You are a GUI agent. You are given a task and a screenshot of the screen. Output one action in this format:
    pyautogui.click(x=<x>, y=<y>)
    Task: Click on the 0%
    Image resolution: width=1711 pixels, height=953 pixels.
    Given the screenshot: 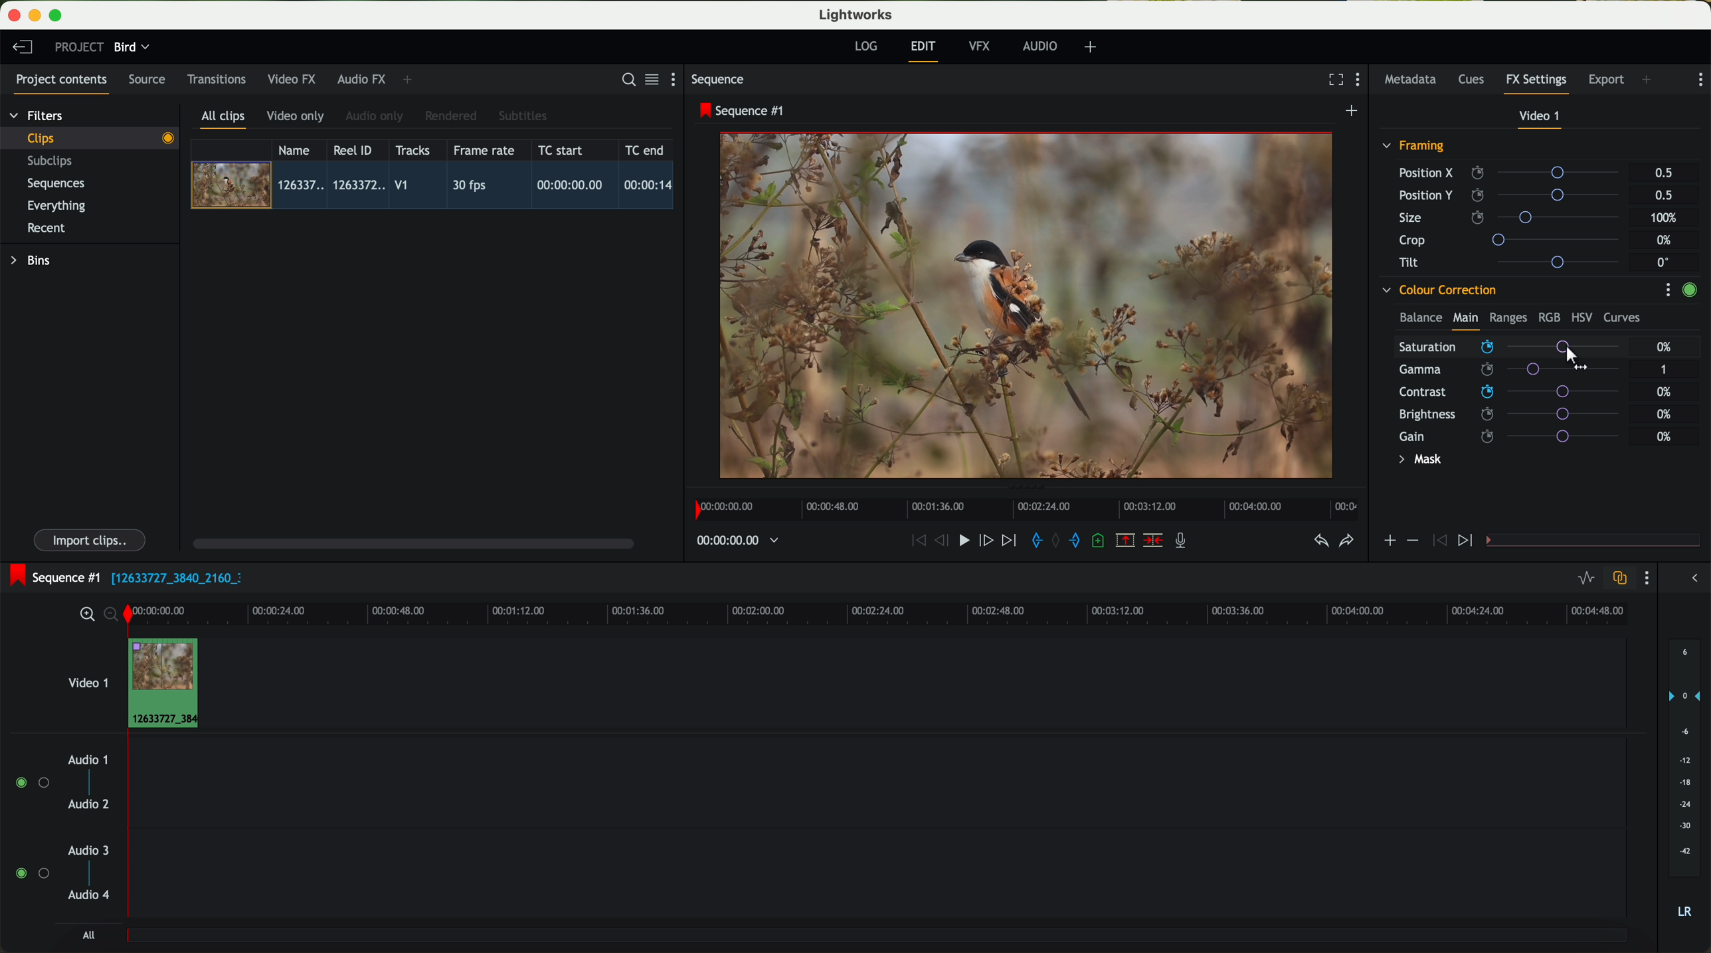 What is the action you would take?
    pyautogui.click(x=1665, y=412)
    